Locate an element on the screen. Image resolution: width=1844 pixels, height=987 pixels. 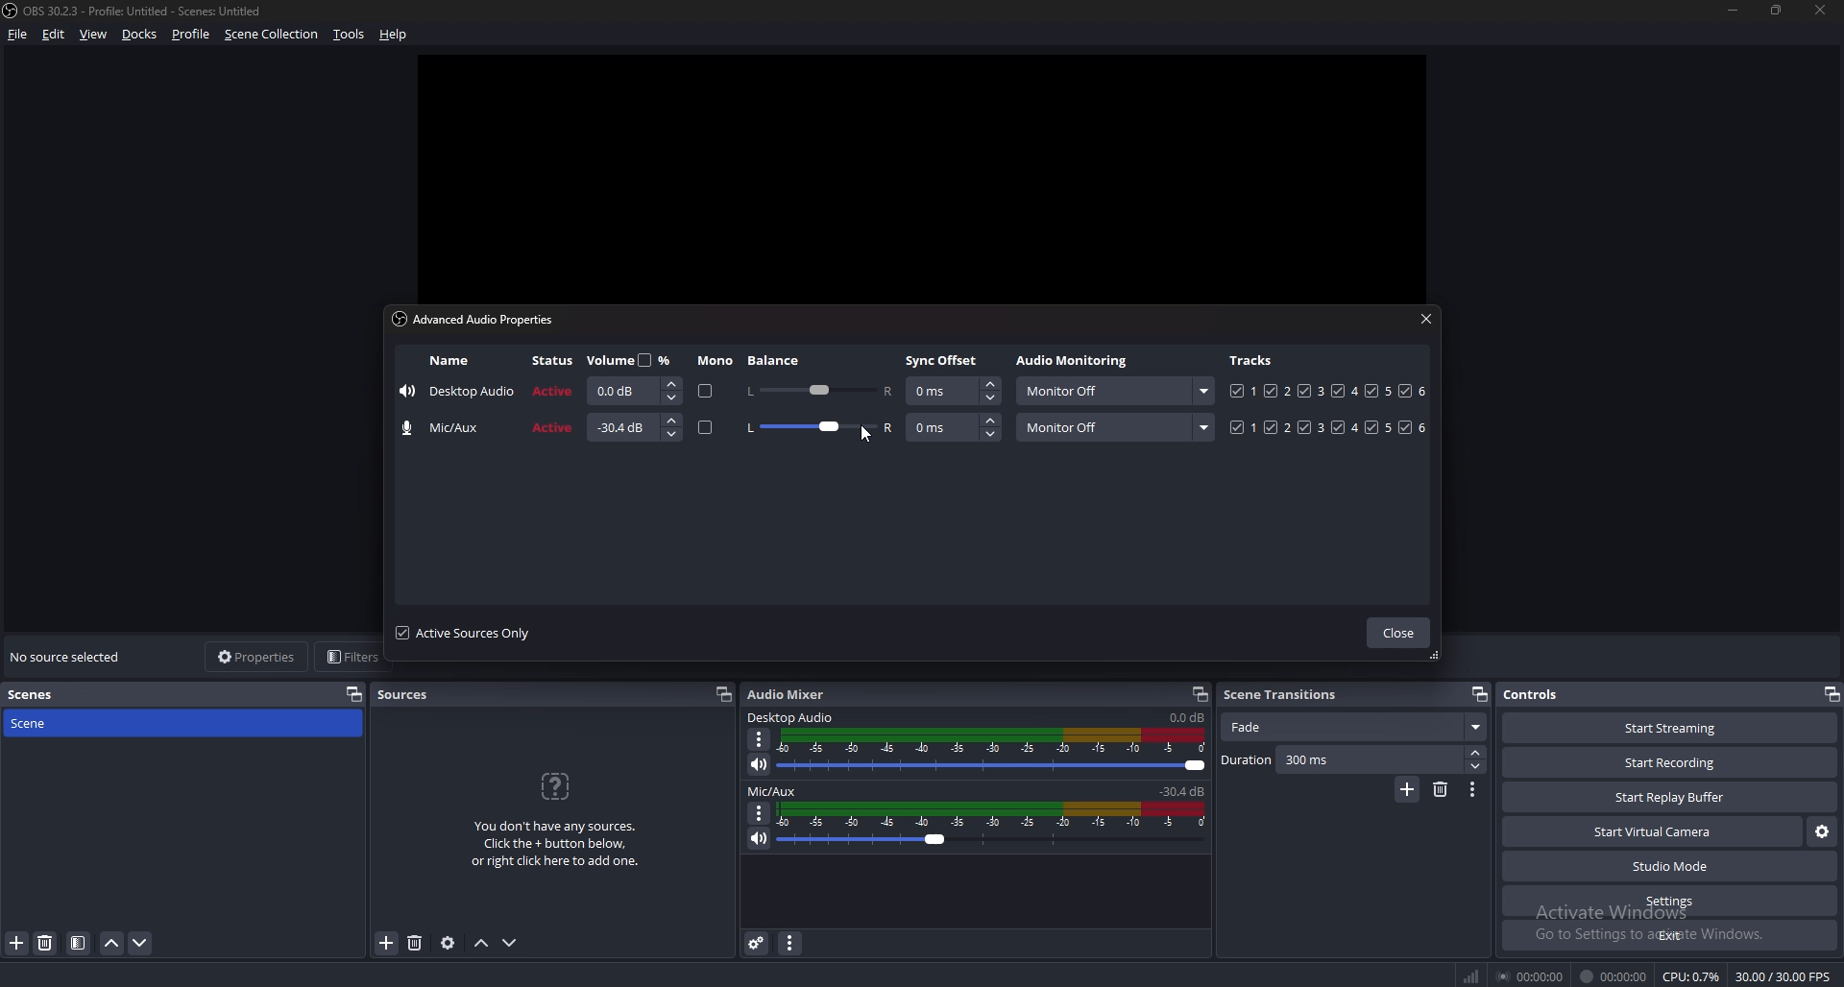
move source up is located at coordinates (480, 944).